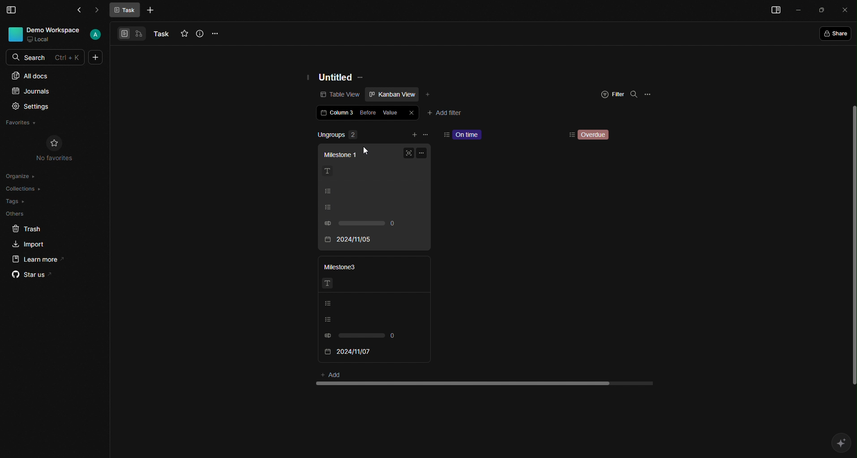  What do you see at coordinates (846, 9) in the screenshot?
I see `Close` at bounding box center [846, 9].